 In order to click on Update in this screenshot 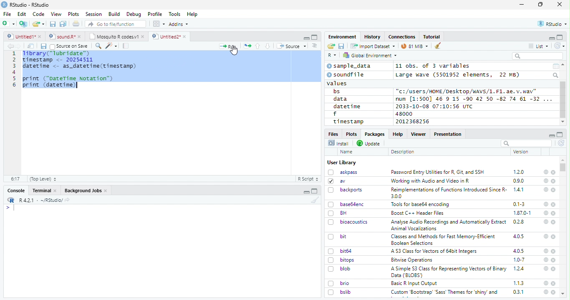, I will do `click(369, 143)`.